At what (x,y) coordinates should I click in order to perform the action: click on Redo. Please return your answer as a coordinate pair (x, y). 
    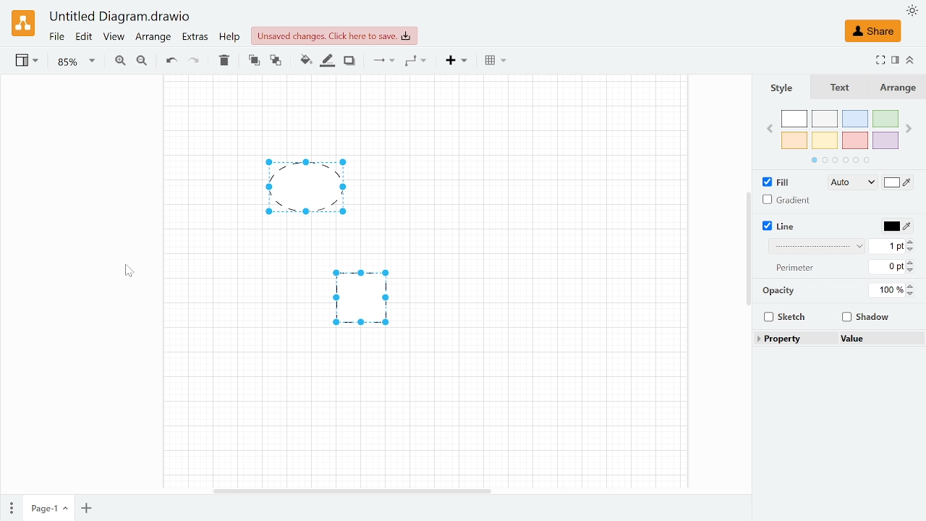
    Looking at the image, I should click on (194, 62).